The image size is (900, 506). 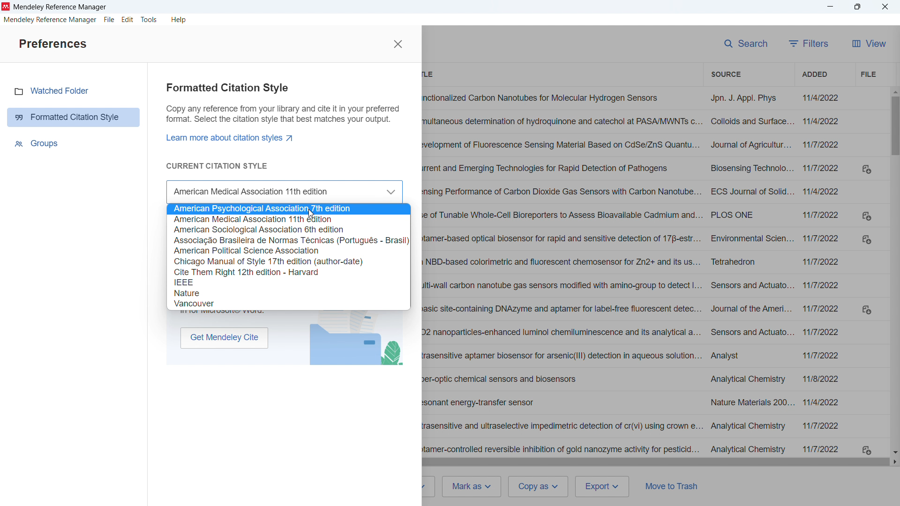 What do you see at coordinates (868, 74) in the screenshot?
I see `File` at bounding box center [868, 74].